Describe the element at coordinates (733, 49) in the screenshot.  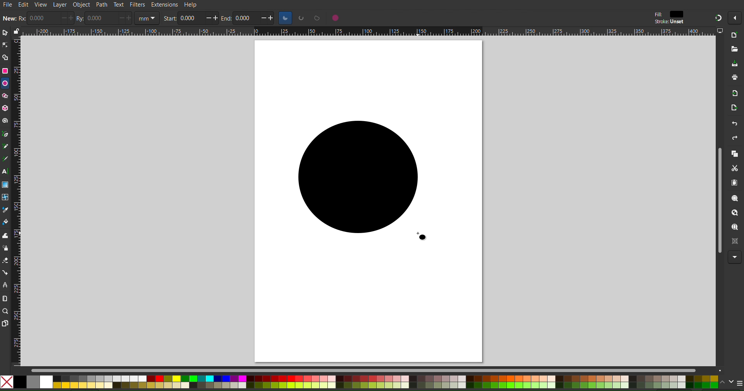
I see `Open` at that location.